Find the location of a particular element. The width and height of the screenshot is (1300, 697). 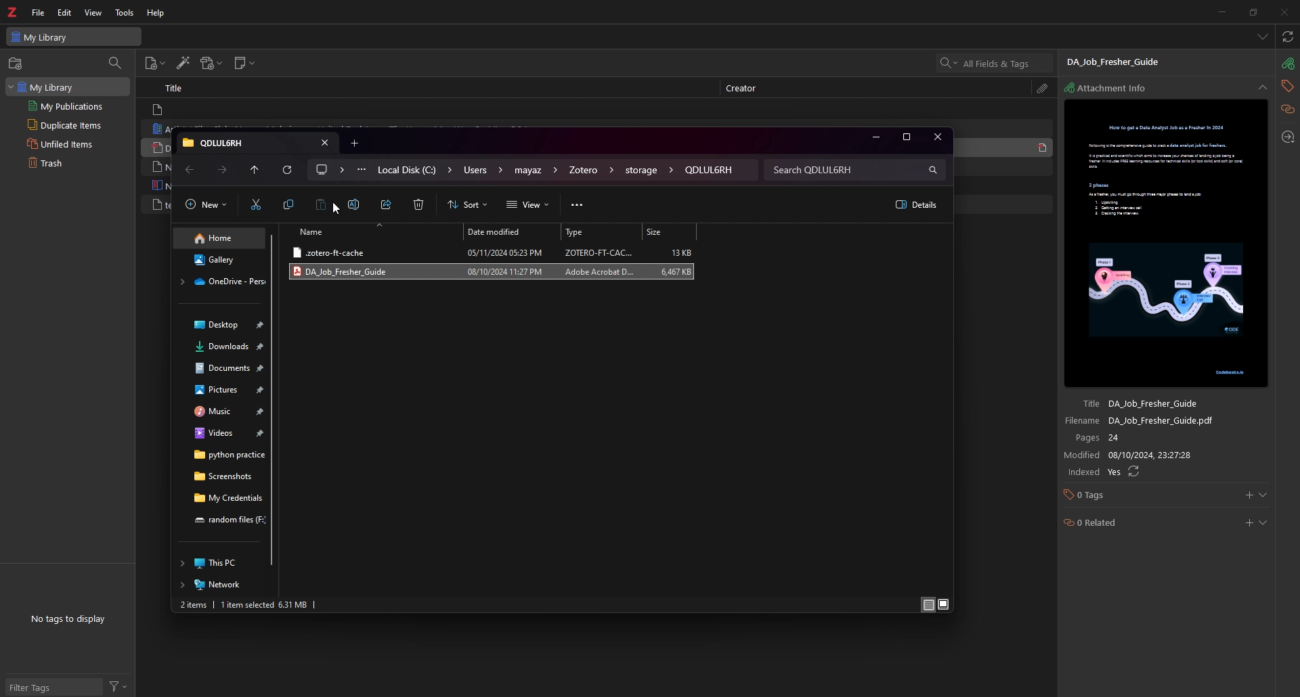

new is located at coordinates (206, 207).